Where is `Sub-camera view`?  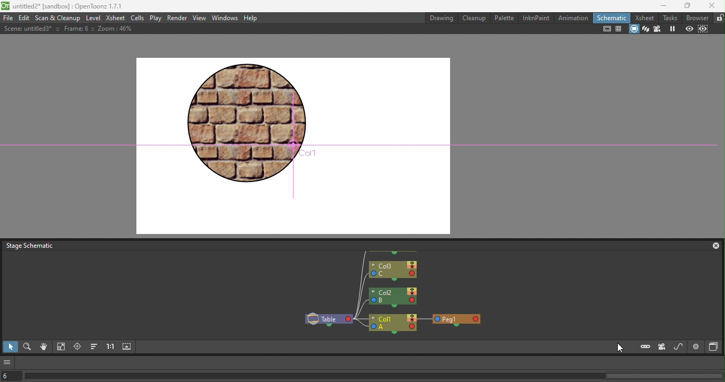
Sub-camera view is located at coordinates (704, 29).